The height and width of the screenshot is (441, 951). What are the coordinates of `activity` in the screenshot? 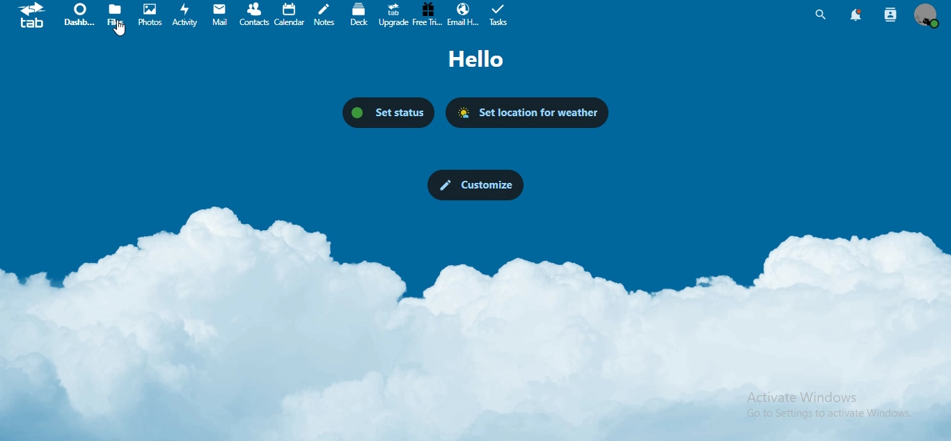 It's located at (186, 14).